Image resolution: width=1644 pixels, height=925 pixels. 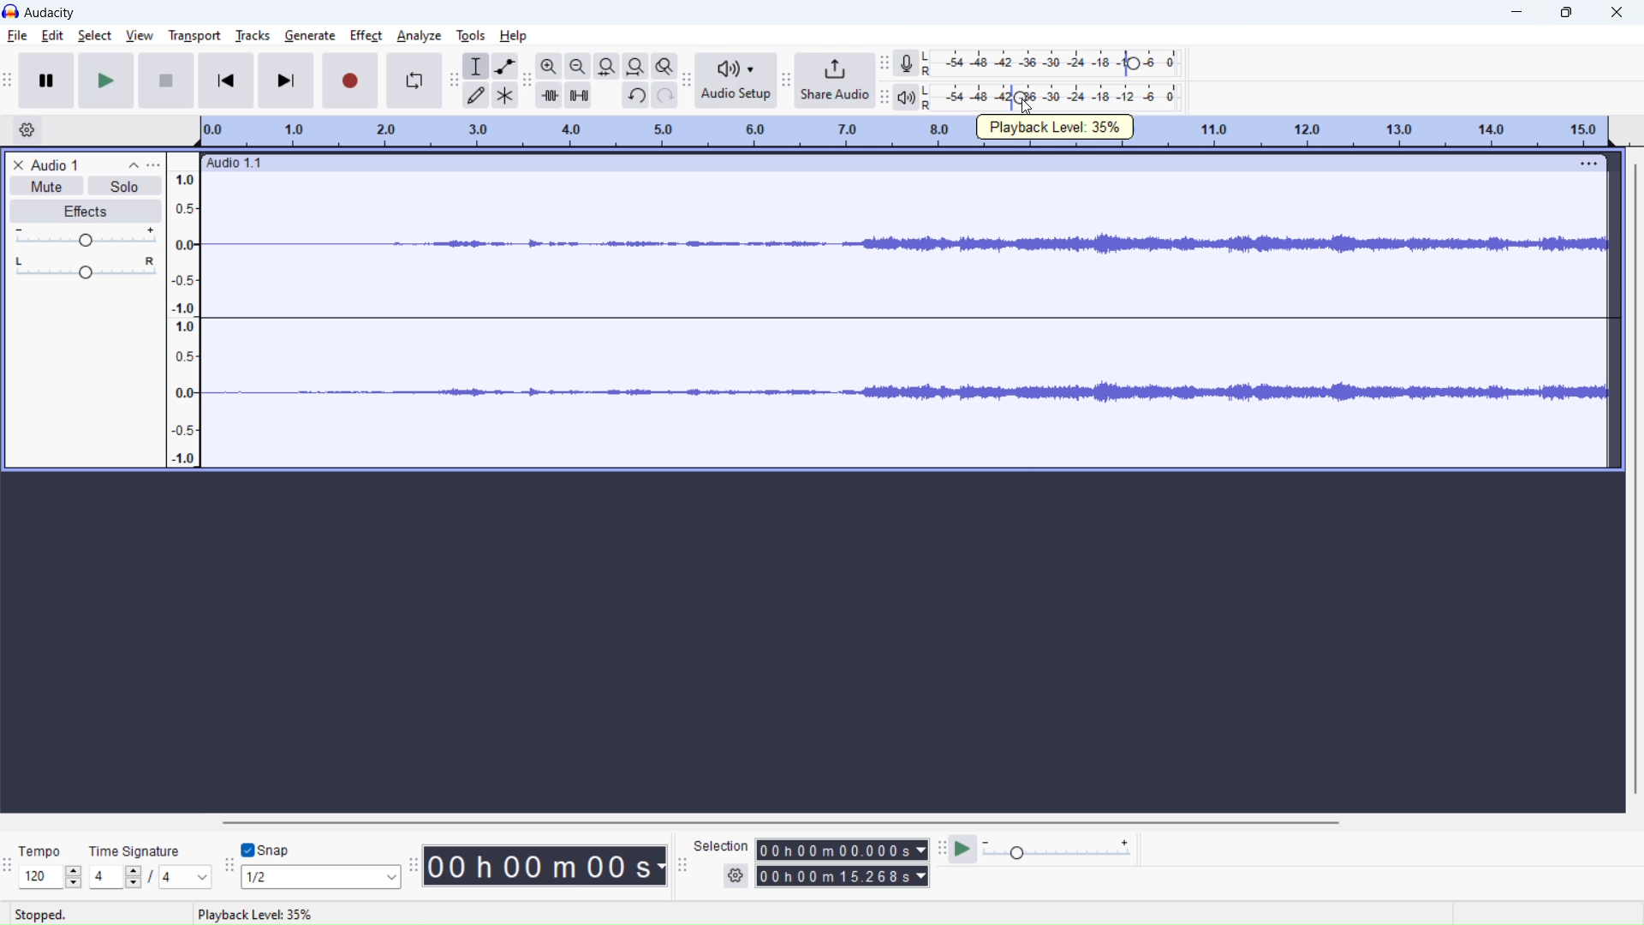 I want to click on Stopped, so click(x=39, y=915).